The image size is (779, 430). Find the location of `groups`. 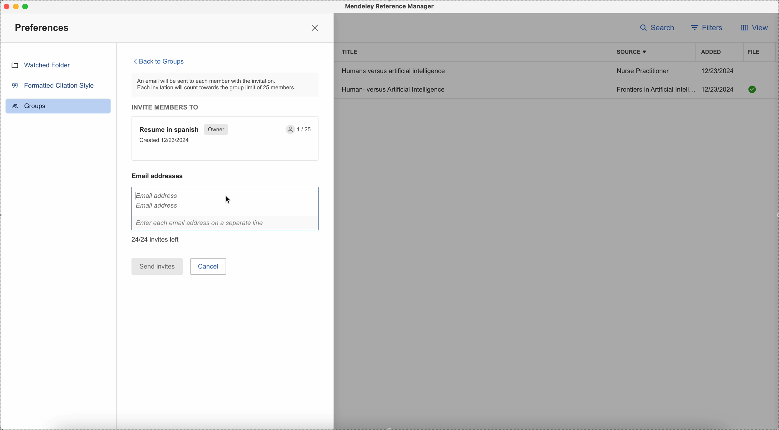

groups is located at coordinates (58, 106).